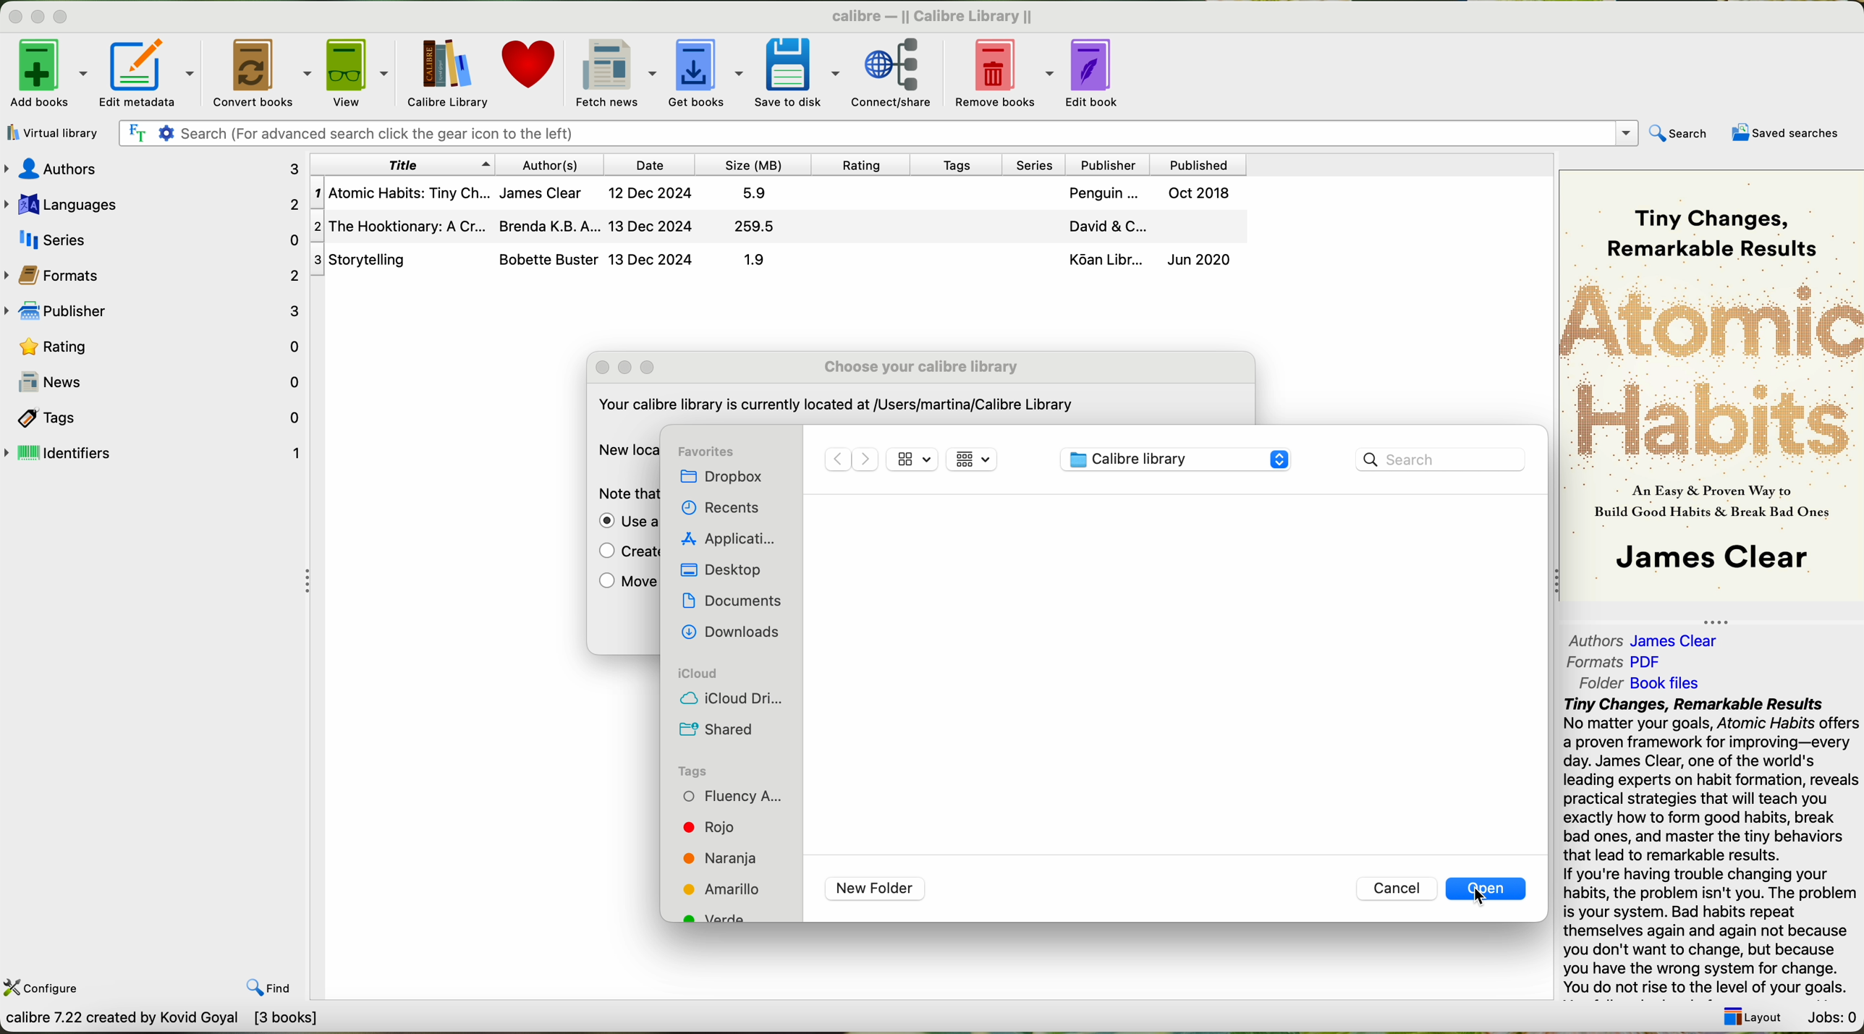 This screenshot has height=1034, width=1864. Describe the element at coordinates (1782, 133) in the screenshot. I see `saved searches` at that location.